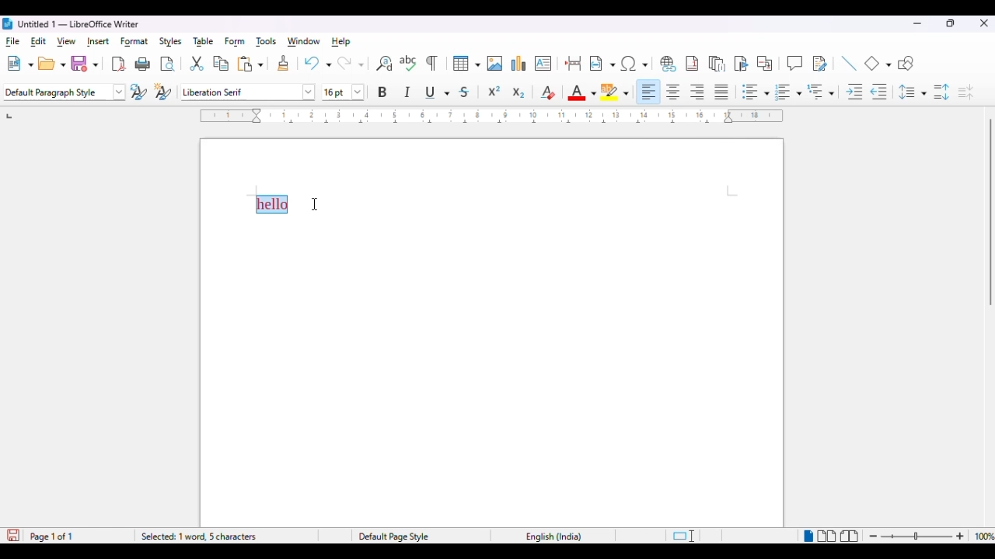 This screenshot has width=995, height=559. I want to click on bold, so click(383, 92).